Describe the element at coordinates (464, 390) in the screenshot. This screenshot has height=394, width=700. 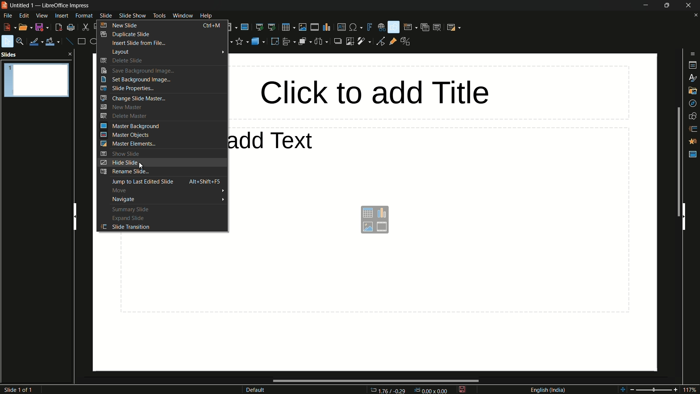
I see `modify document` at that location.